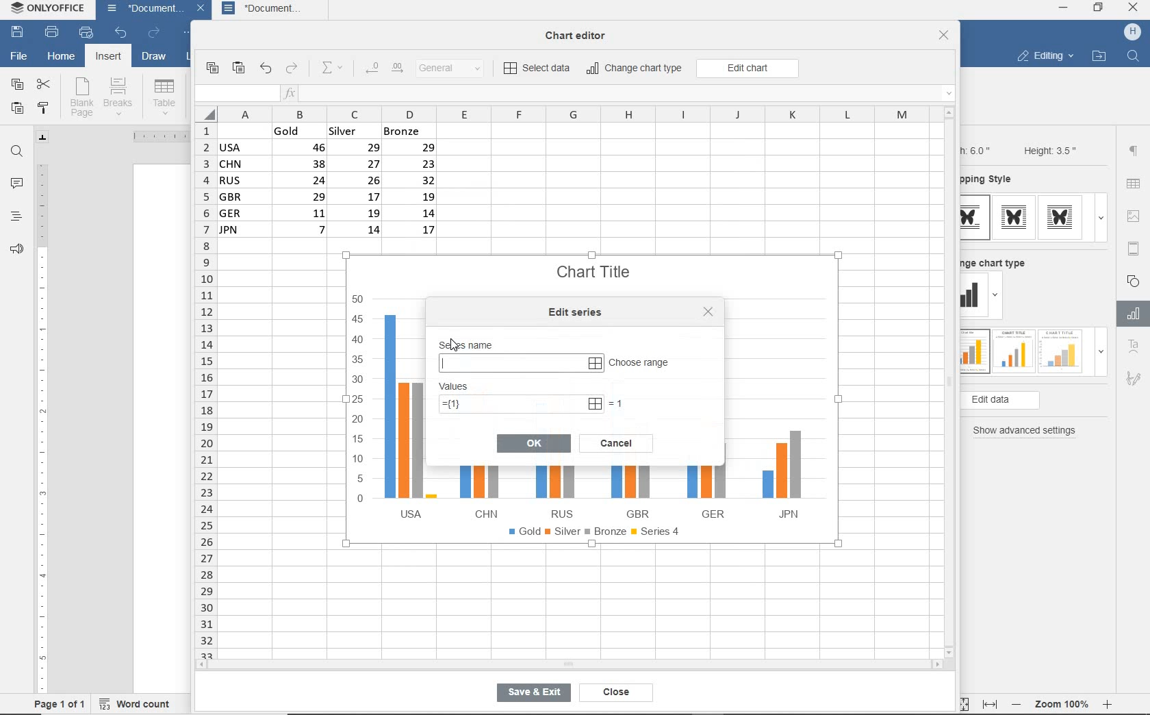  What do you see at coordinates (15, 252) in the screenshot?
I see `feedback & support` at bounding box center [15, 252].